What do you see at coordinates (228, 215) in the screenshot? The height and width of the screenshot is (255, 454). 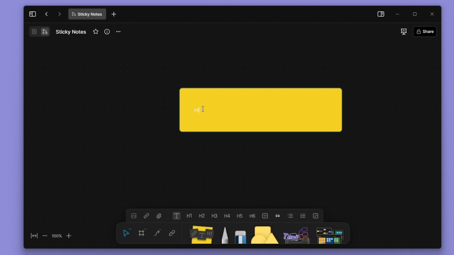 I see `heading` at bounding box center [228, 215].